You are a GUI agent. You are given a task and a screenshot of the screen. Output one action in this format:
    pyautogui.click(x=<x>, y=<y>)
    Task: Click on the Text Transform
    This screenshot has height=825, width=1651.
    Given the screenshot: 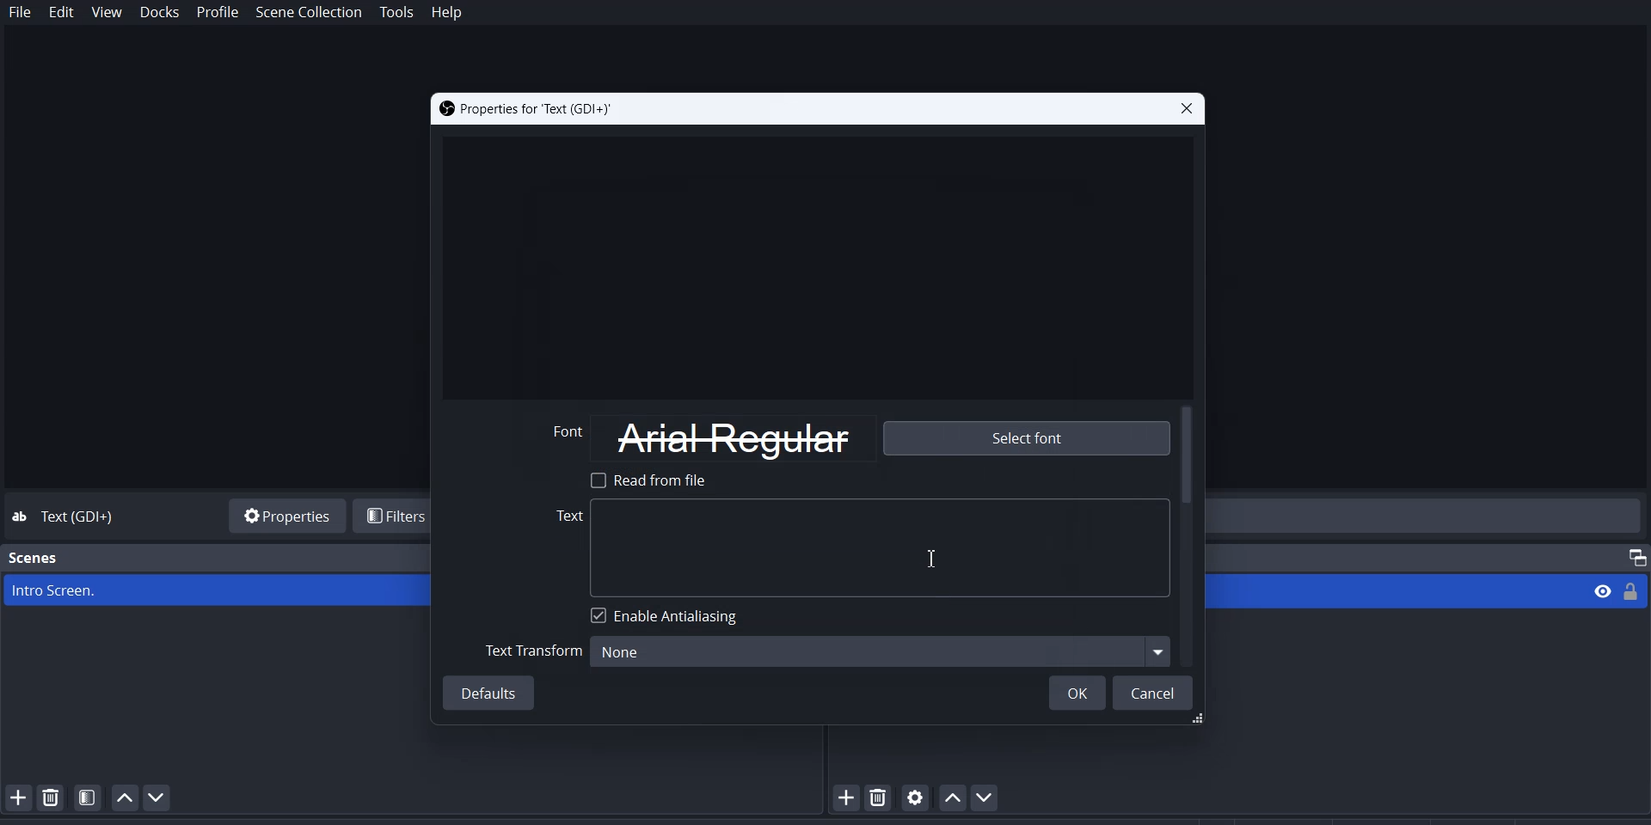 What is the action you would take?
    pyautogui.click(x=534, y=650)
    